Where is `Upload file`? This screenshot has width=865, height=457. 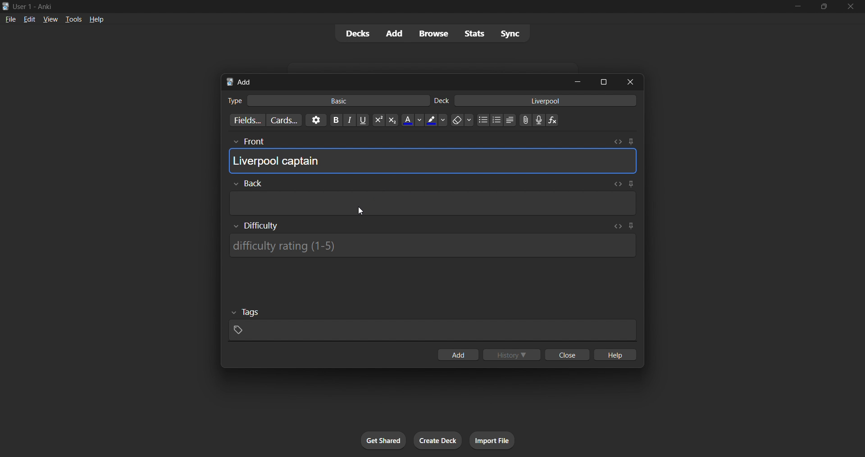 Upload file is located at coordinates (526, 120).